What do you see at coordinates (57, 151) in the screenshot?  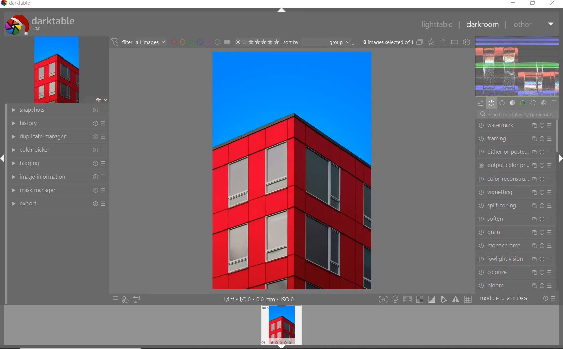 I see `color picker` at bounding box center [57, 151].